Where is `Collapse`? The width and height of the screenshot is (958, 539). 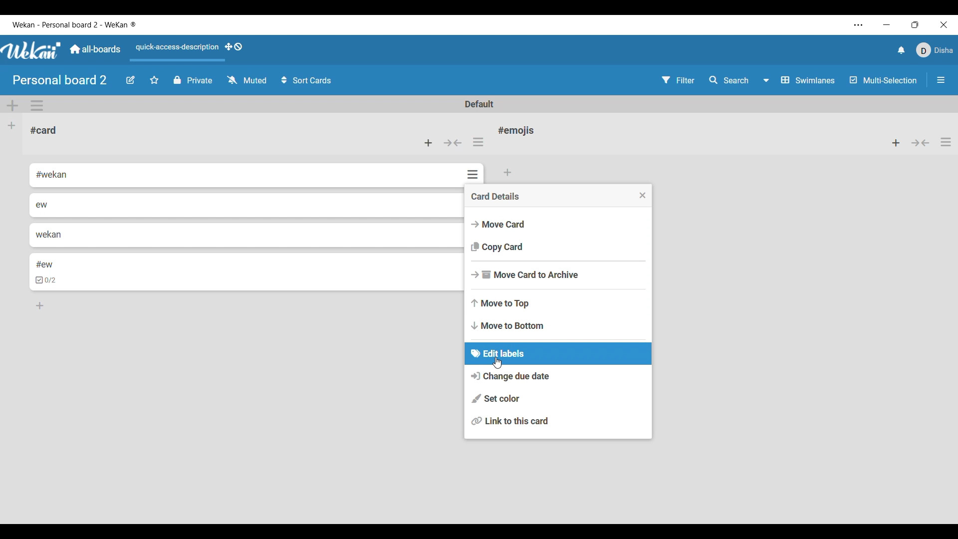 Collapse is located at coordinates (453, 143).